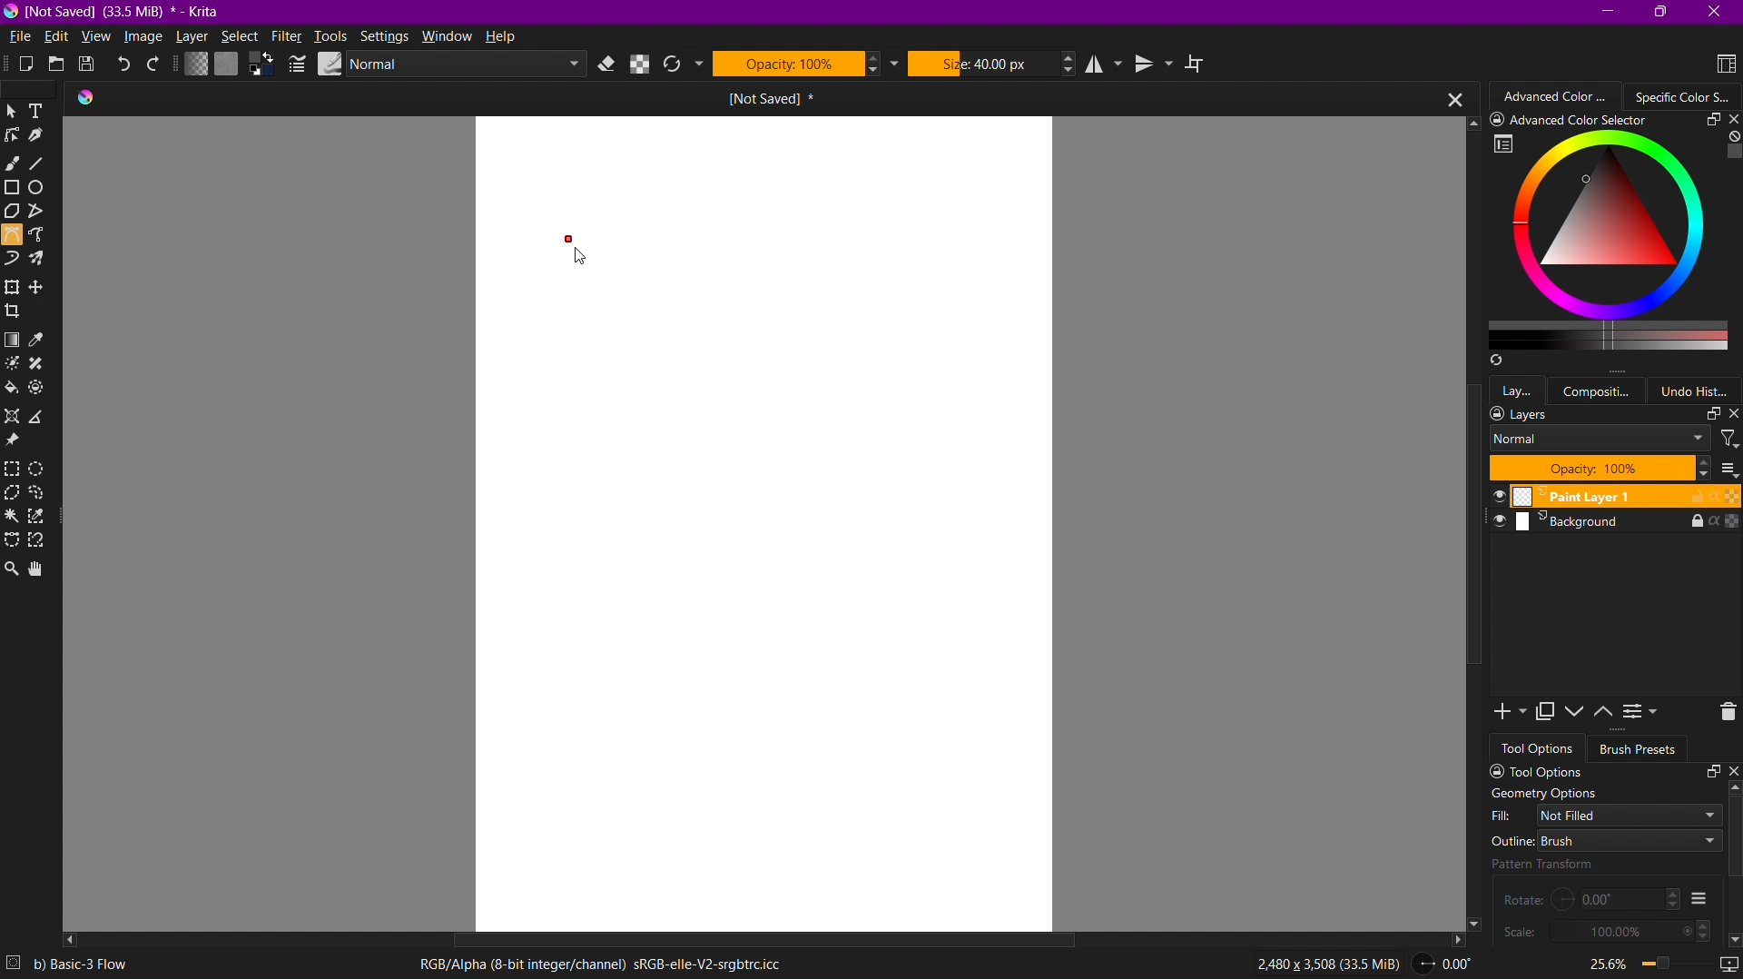 The height and width of the screenshot is (979, 1743). What do you see at coordinates (584, 265) in the screenshot?
I see `Cursor` at bounding box center [584, 265].